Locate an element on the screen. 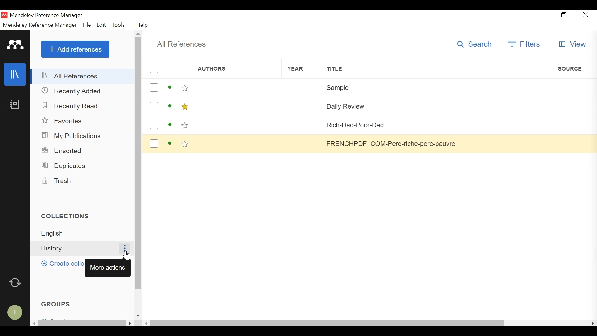 The width and height of the screenshot is (597, 336). Tools is located at coordinates (120, 25).